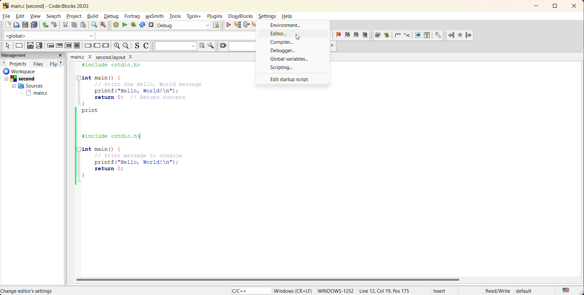  I want to click on environment, so click(286, 26).